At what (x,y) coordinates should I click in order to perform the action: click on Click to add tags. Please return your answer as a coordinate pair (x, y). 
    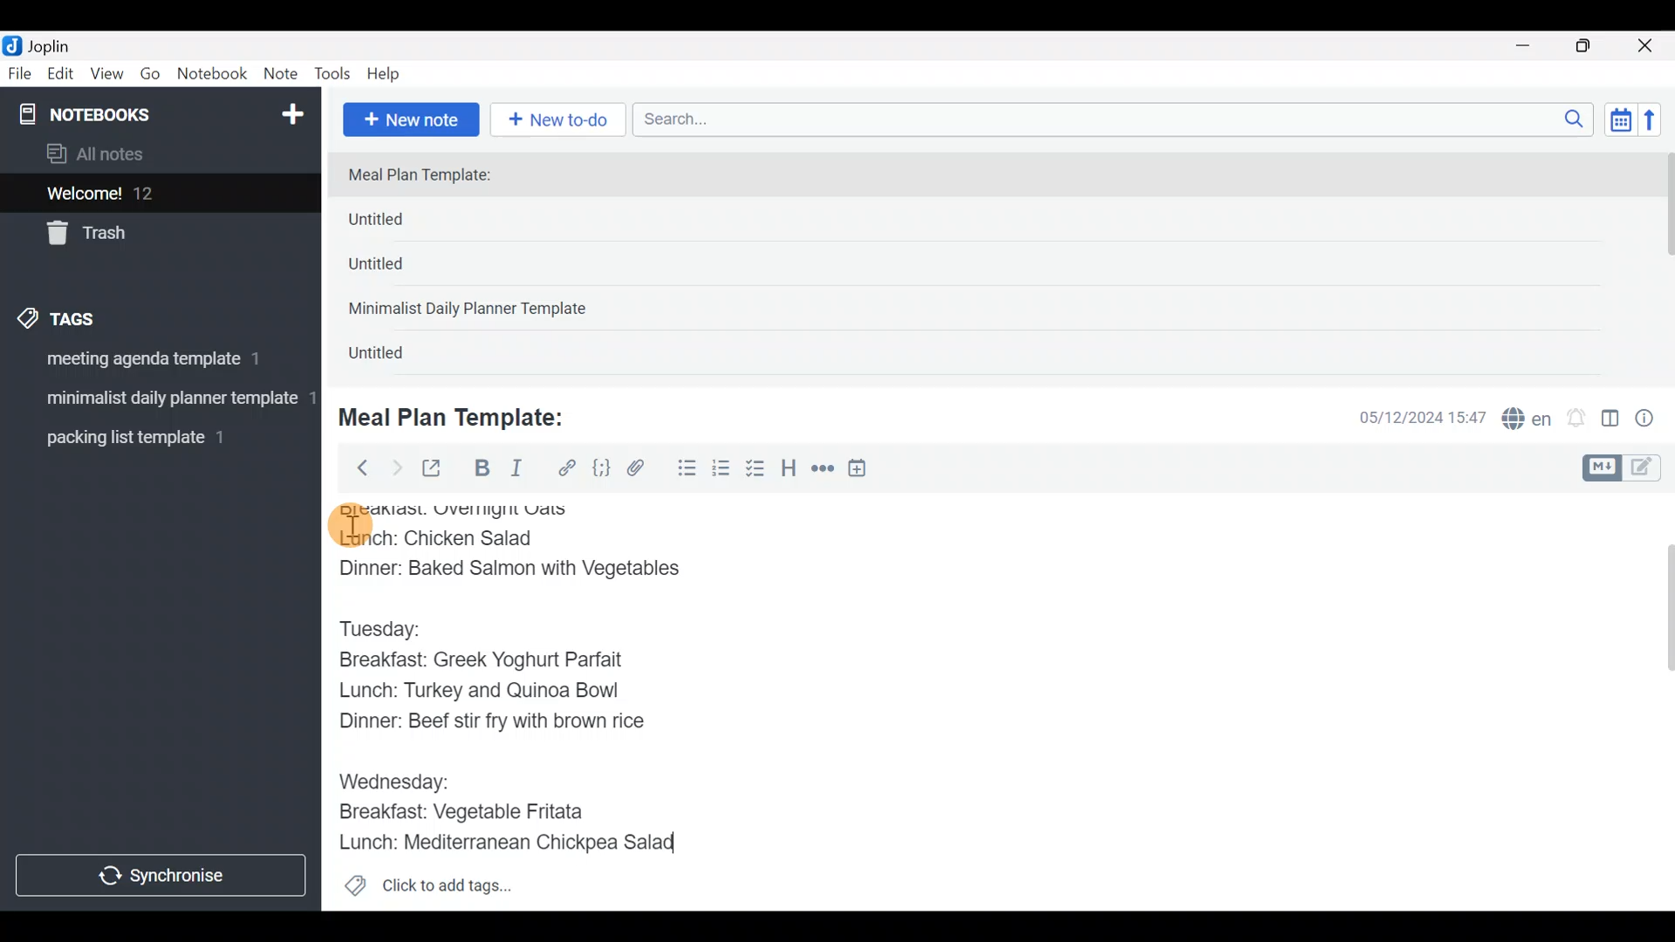
    Looking at the image, I should click on (427, 891).